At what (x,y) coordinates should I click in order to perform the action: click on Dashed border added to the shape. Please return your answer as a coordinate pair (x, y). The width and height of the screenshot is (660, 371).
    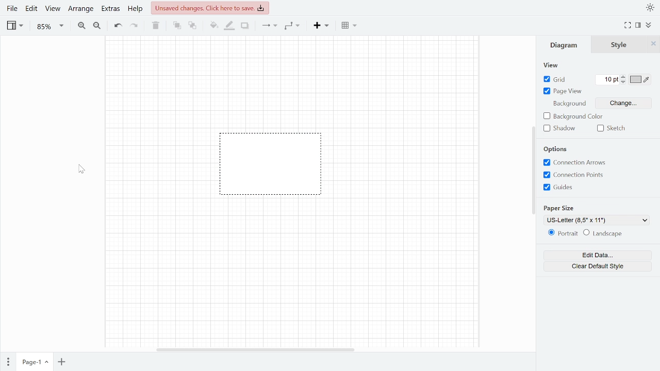
    Looking at the image, I should click on (273, 168).